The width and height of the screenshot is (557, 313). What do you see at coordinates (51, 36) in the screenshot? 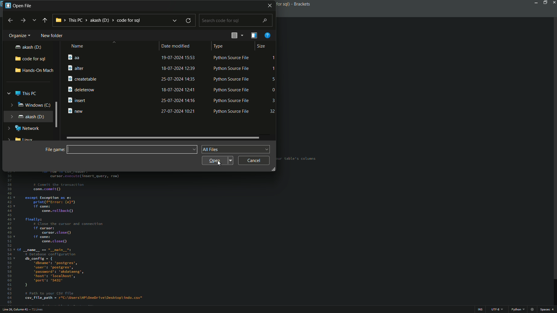
I see `new folder` at bounding box center [51, 36].